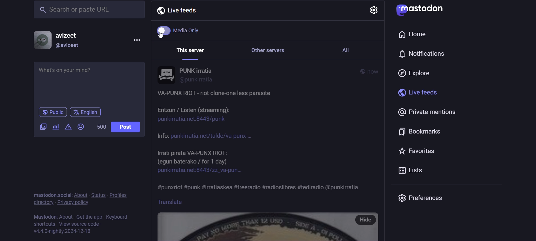 This screenshot has height=241, width=536. Describe the element at coordinates (81, 127) in the screenshot. I see `emojis ` at that location.